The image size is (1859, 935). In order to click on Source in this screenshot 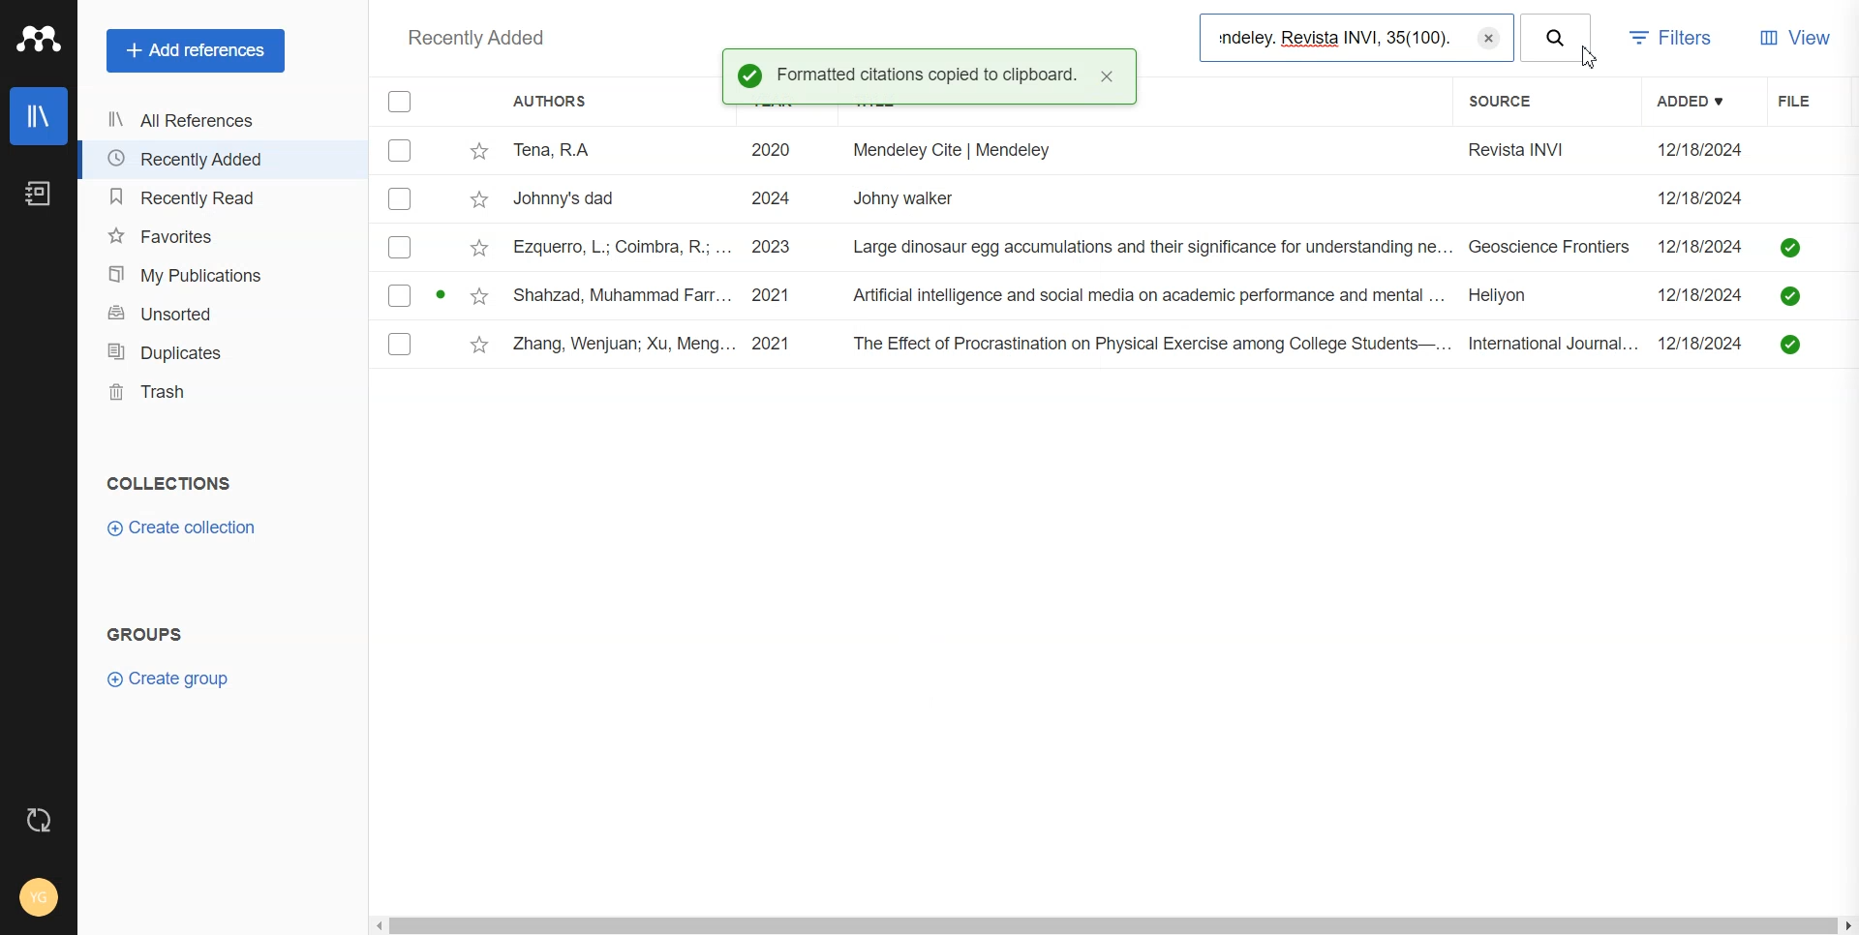, I will do `click(1512, 103)`.